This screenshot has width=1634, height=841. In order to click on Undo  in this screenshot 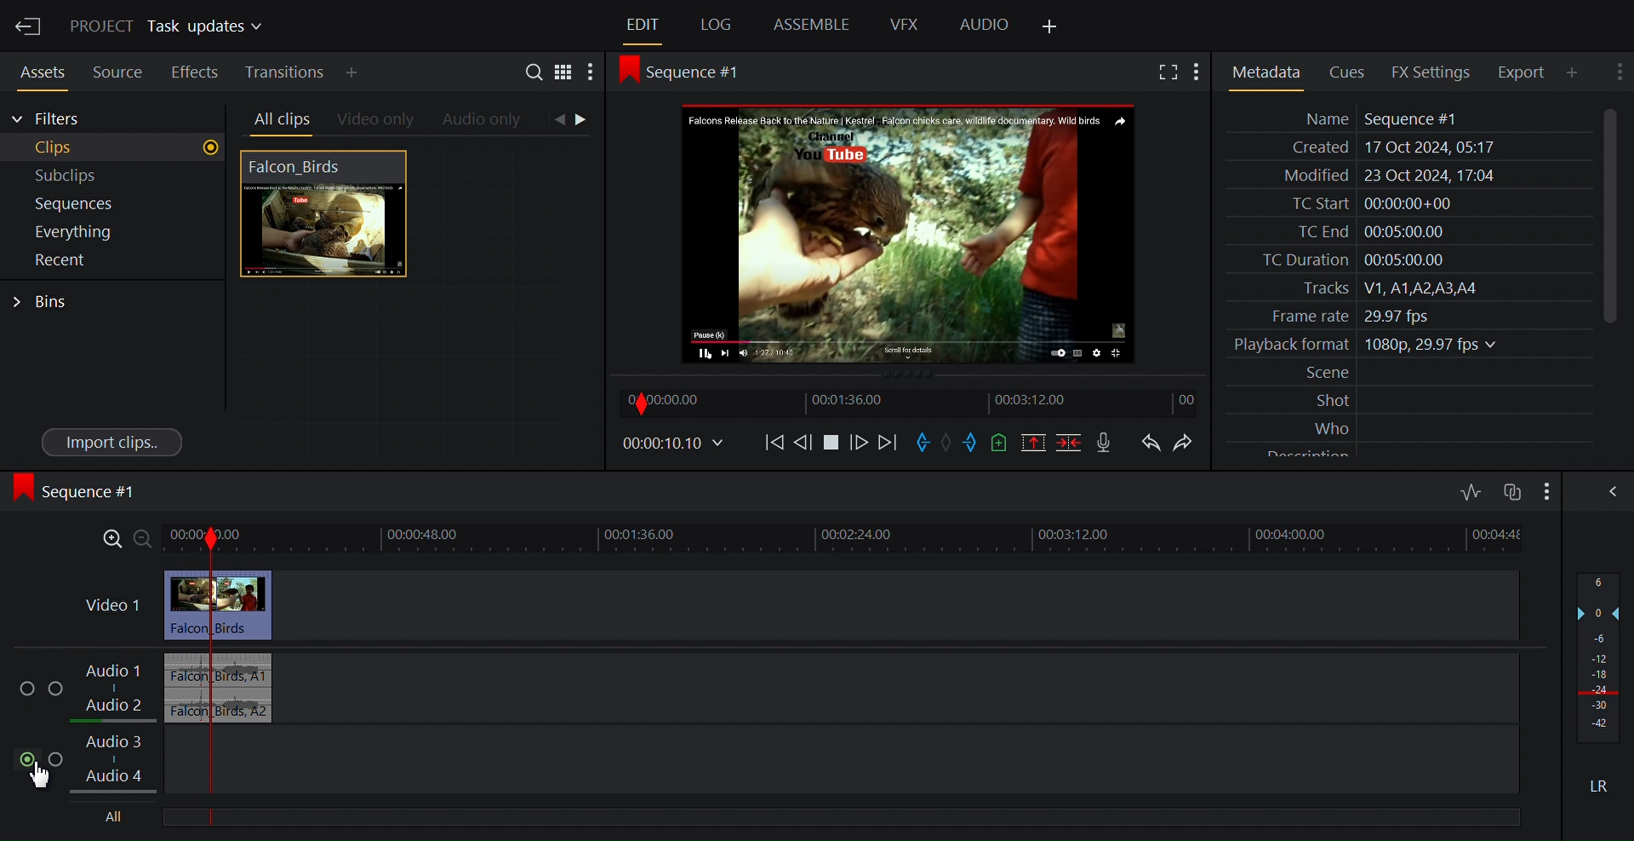, I will do `click(1151, 443)`.